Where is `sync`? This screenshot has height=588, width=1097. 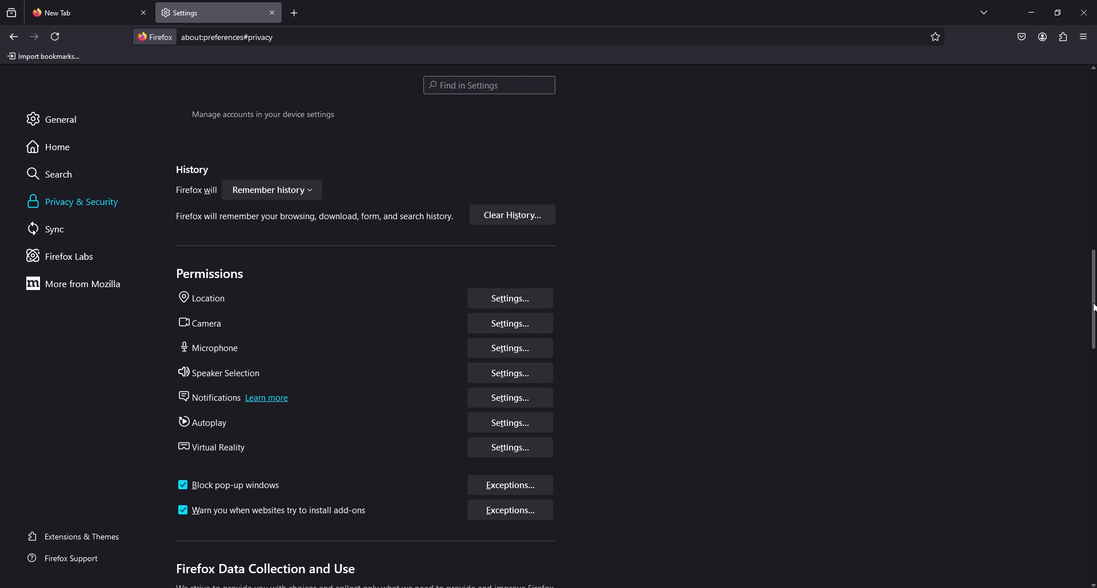 sync is located at coordinates (59, 228).